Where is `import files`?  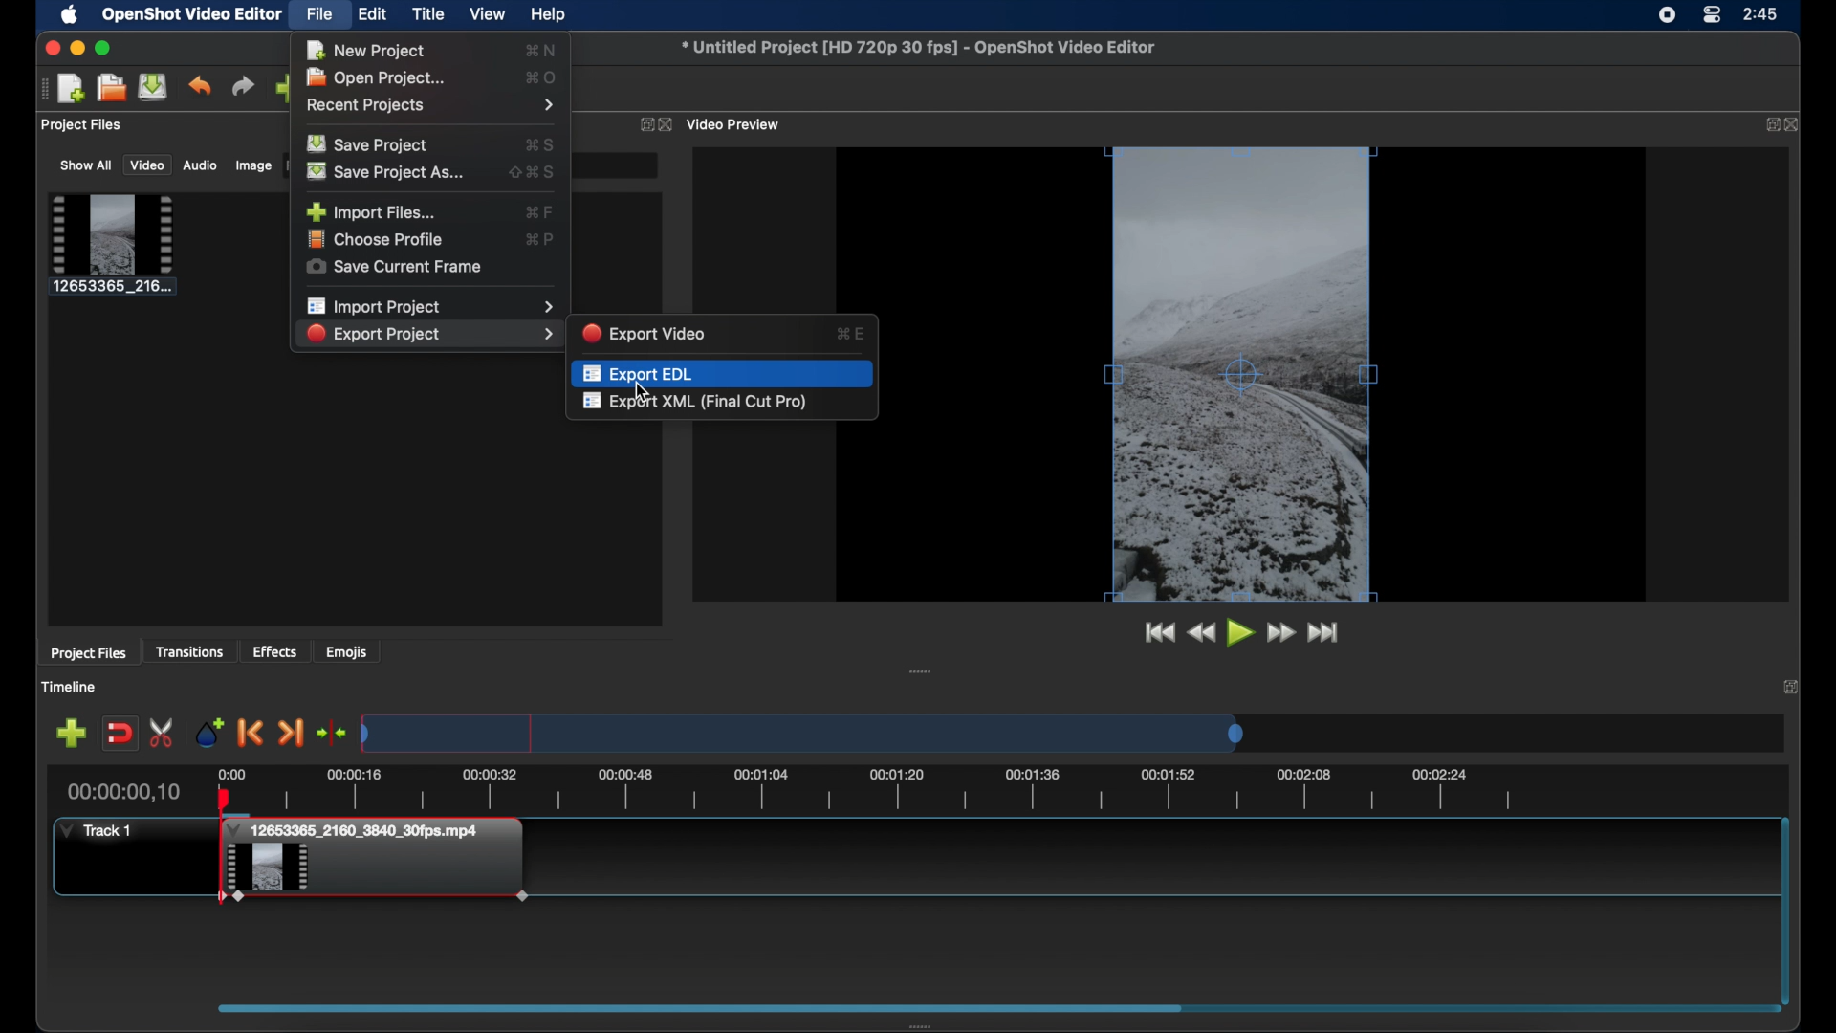 import files is located at coordinates (371, 210).